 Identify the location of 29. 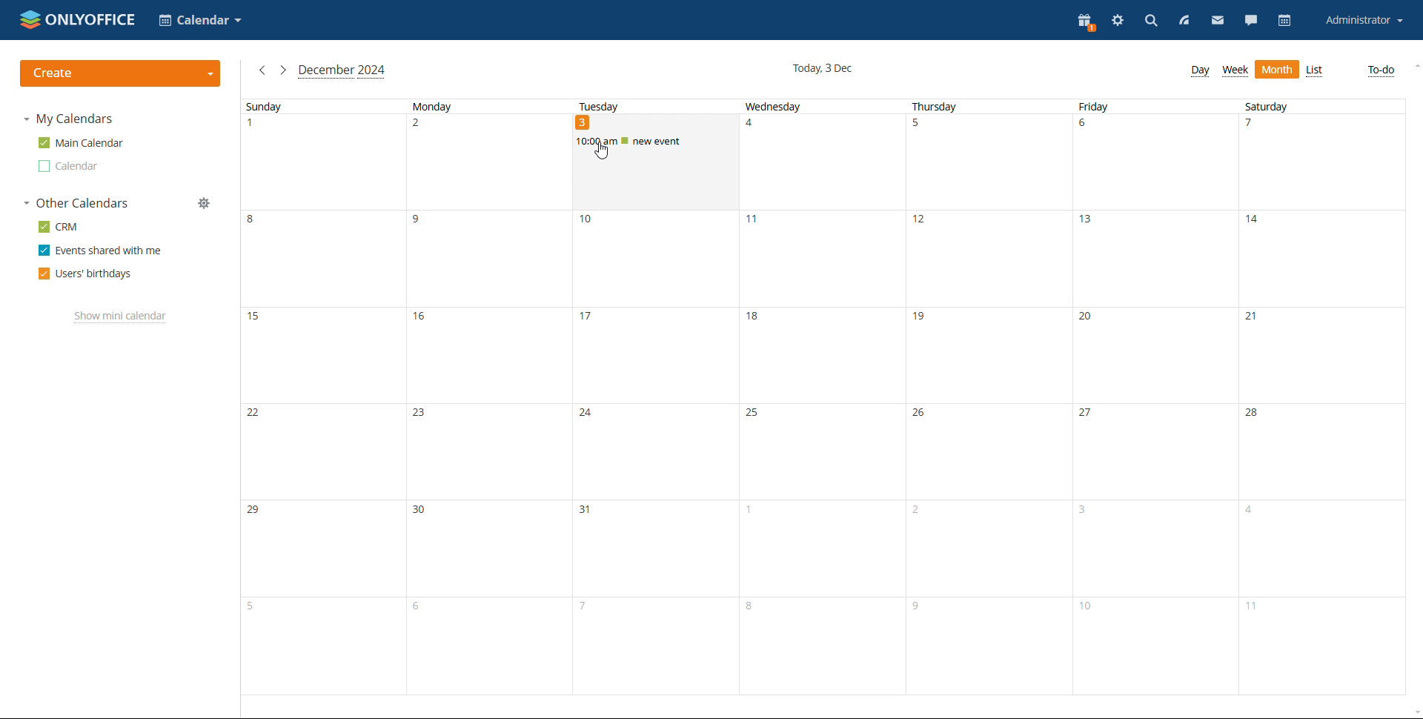
(323, 549).